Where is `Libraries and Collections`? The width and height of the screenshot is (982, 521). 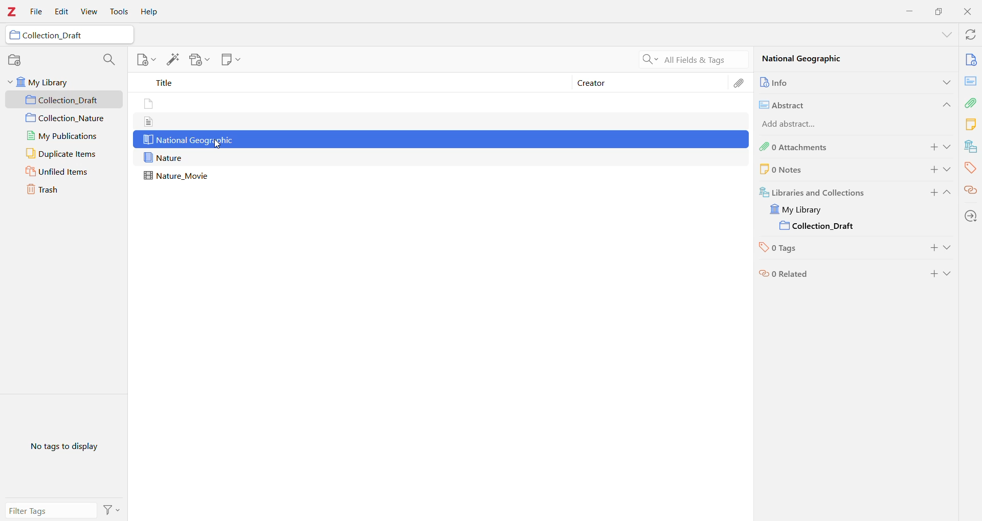
Libraries and Collections is located at coordinates (970, 147).